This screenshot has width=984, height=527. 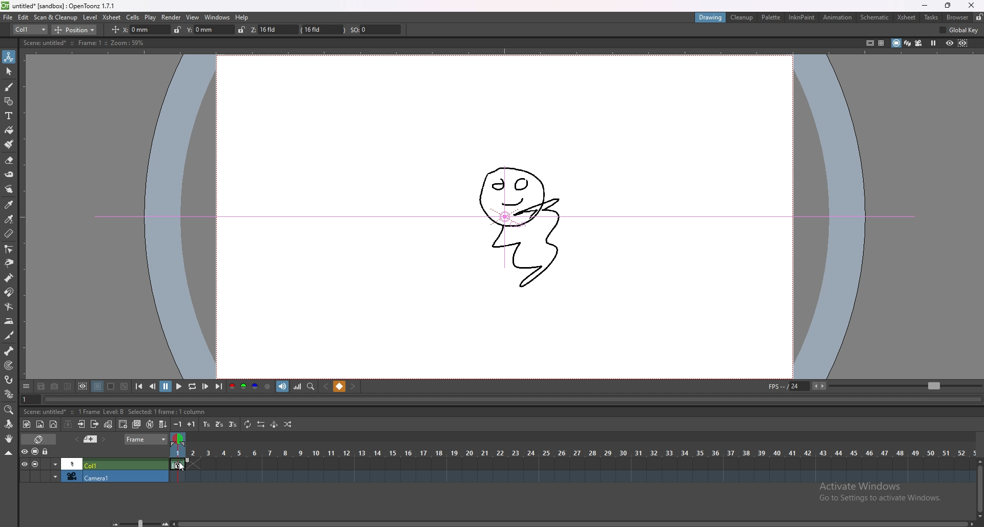 What do you see at coordinates (8, 219) in the screenshot?
I see `rgb picker` at bounding box center [8, 219].